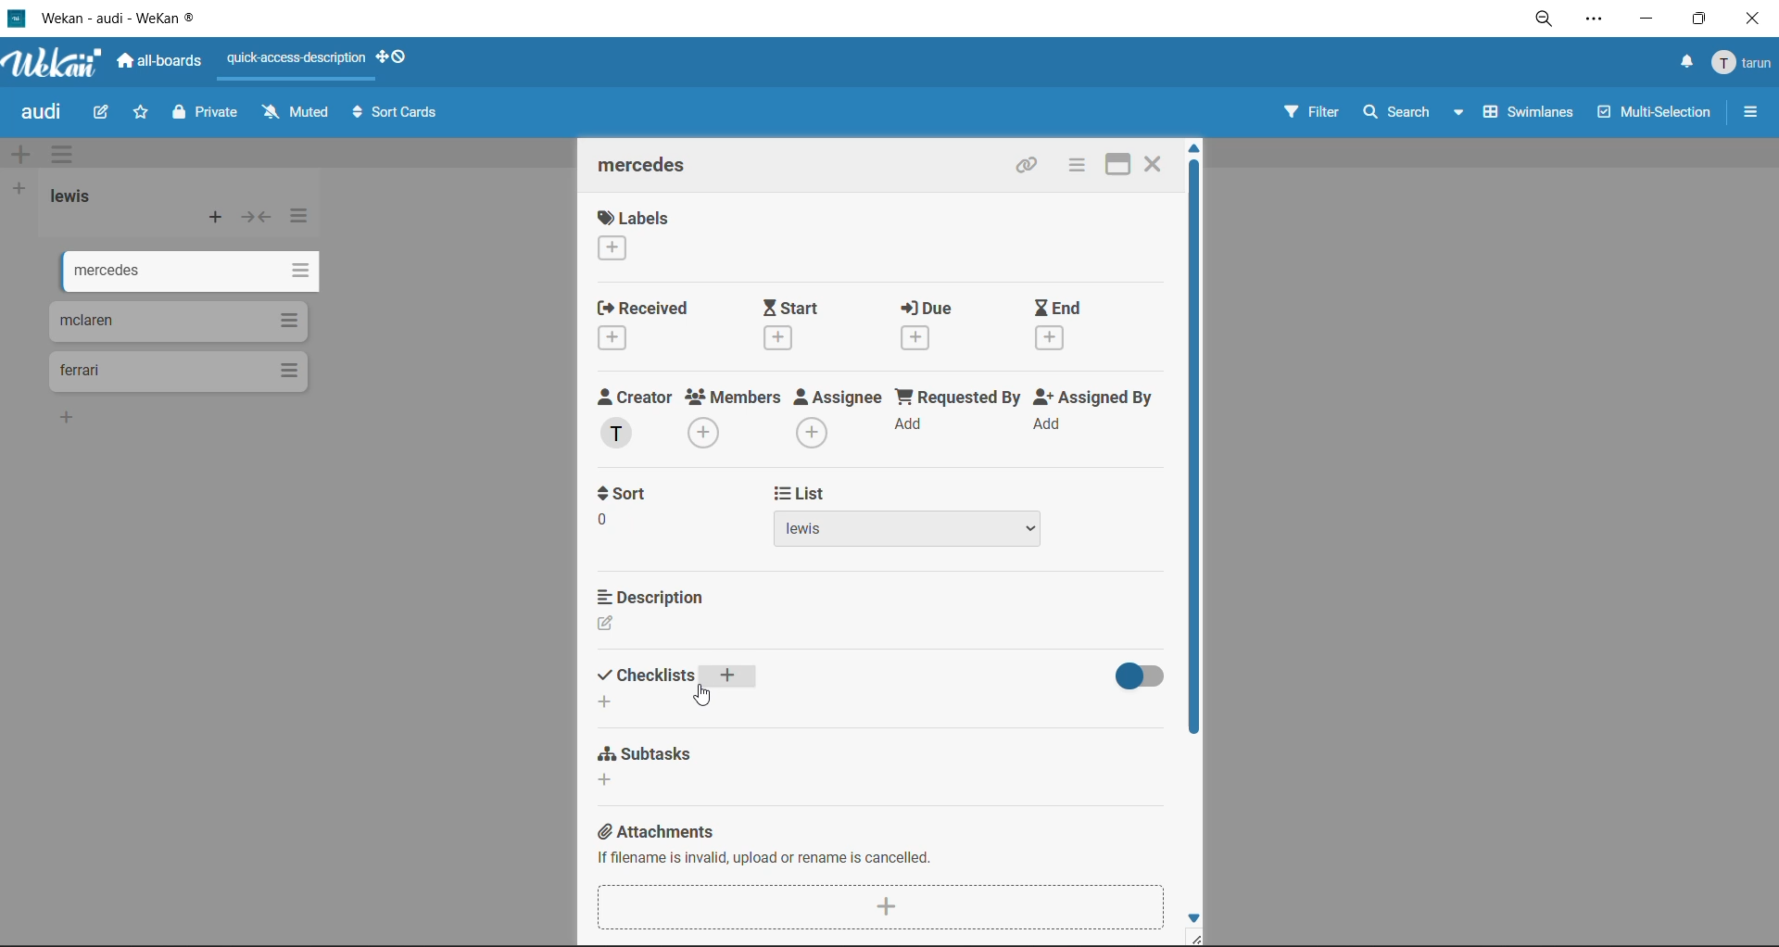  Describe the element at coordinates (703, 693) in the screenshot. I see `cursor` at that location.